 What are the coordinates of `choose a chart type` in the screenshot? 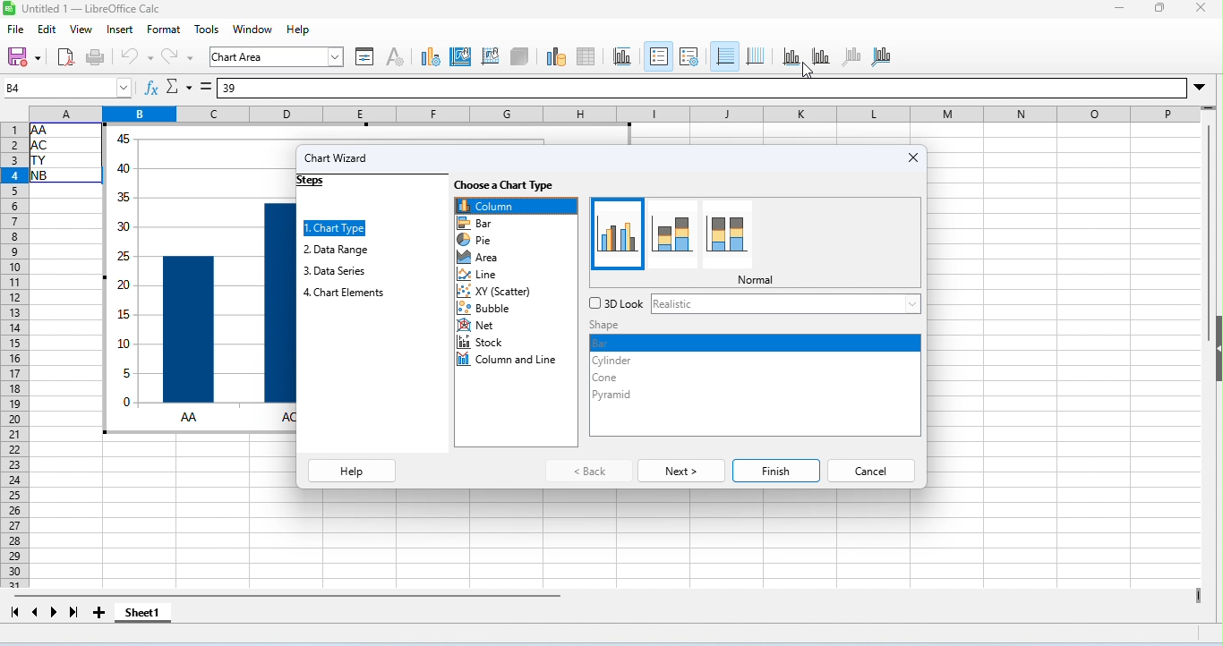 It's located at (505, 185).